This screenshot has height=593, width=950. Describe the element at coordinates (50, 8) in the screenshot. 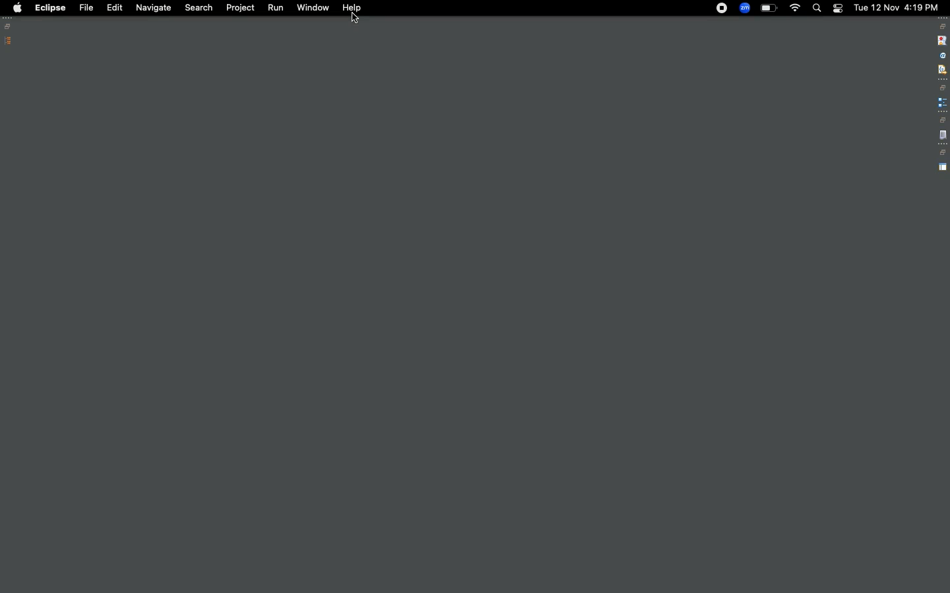

I see `Eclipse` at that location.